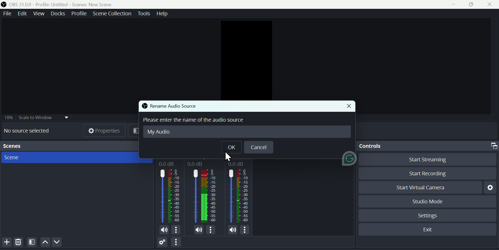 Image resolution: width=499 pixels, height=250 pixels. What do you see at coordinates (451, 5) in the screenshot?
I see `minimise` at bounding box center [451, 5].